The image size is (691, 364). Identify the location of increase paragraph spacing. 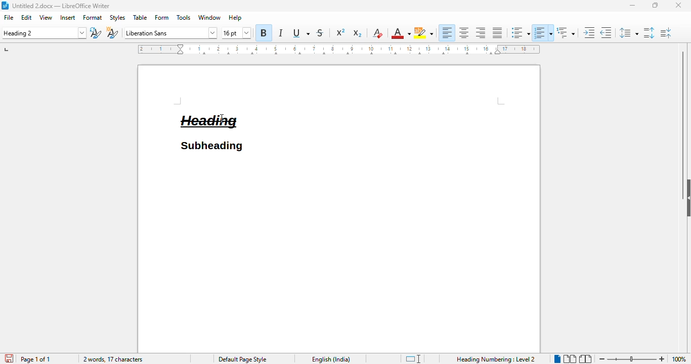
(649, 32).